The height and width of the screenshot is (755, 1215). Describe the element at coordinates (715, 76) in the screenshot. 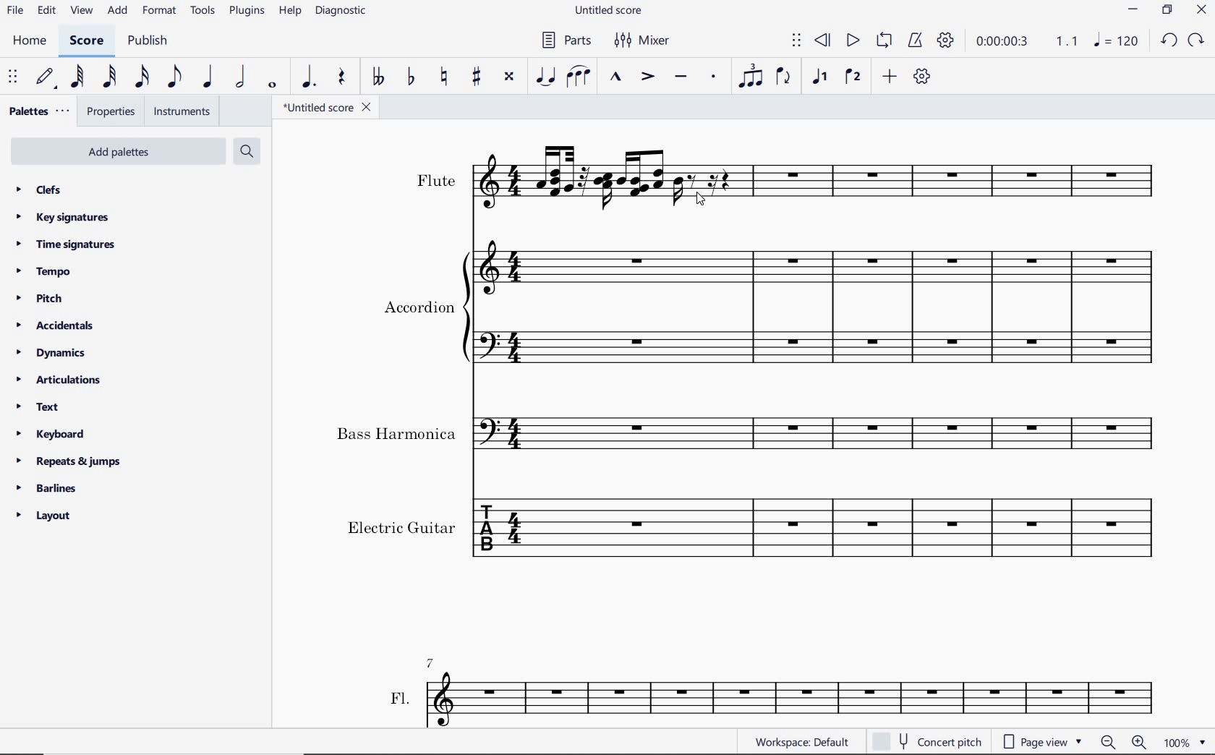

I see `staccato` at that location.